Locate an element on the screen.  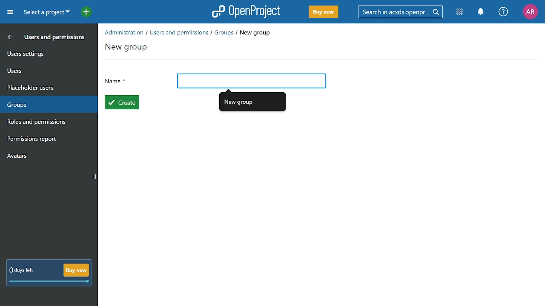
roles and permissions is located at coordinates (45, 122).